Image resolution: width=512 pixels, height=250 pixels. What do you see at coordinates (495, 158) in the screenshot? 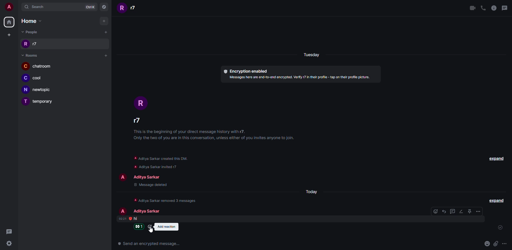
I see `expand` at bounding box center [495, 158].